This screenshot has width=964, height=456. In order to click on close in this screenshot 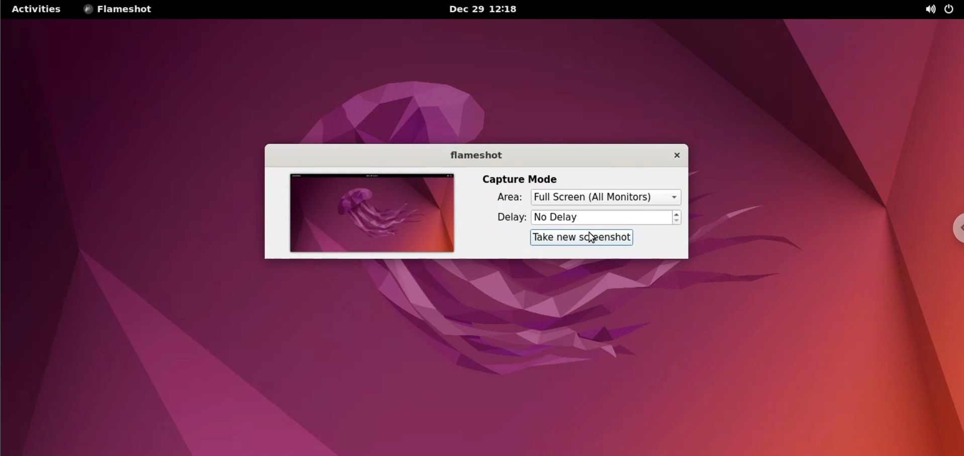, I will do `click(674, 155)`.